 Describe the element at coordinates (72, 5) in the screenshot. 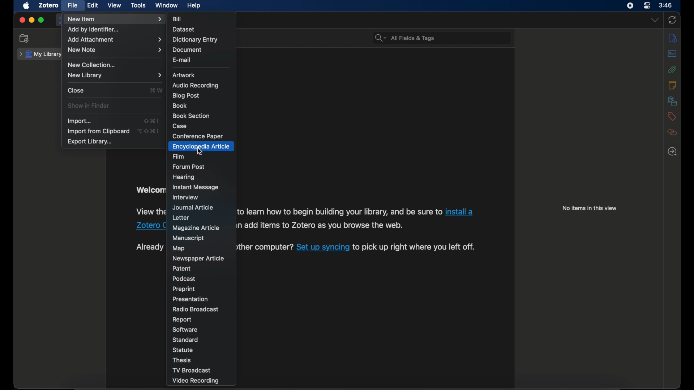

I see `file` at that location.